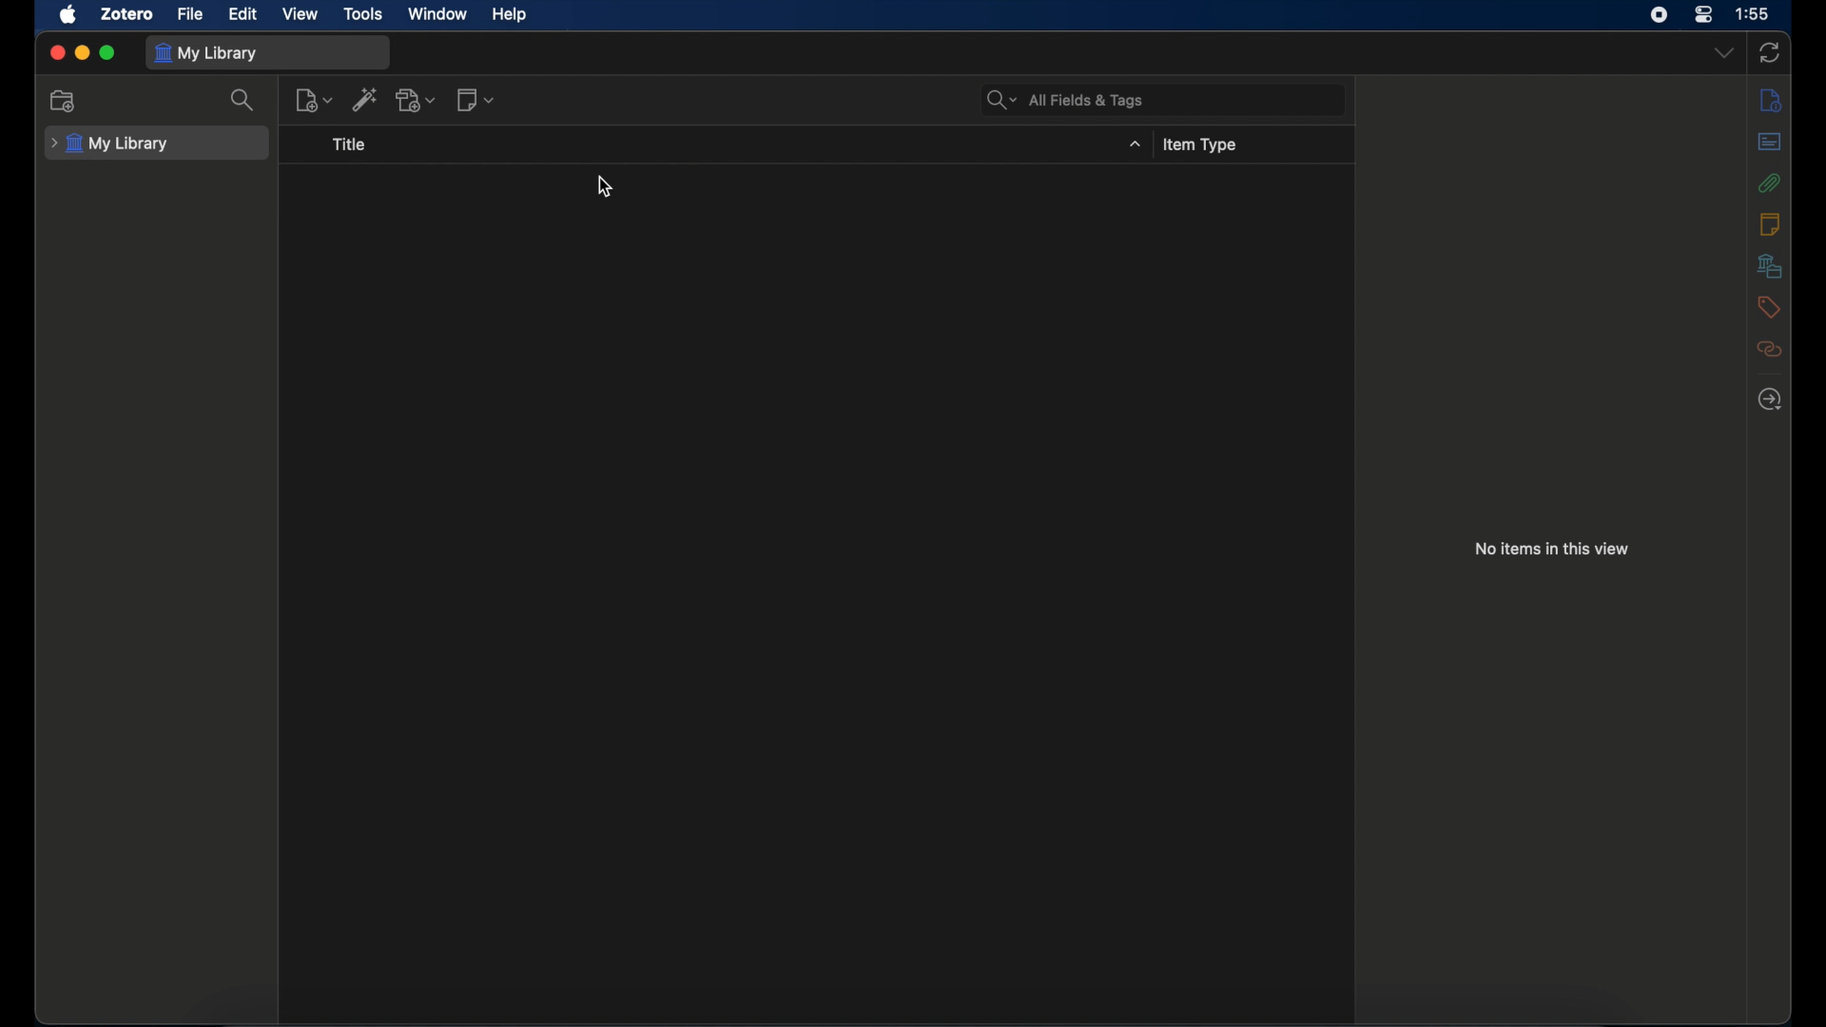 This screenshot has height=1027, width=1826. I want to click on window, so click(439, 14).